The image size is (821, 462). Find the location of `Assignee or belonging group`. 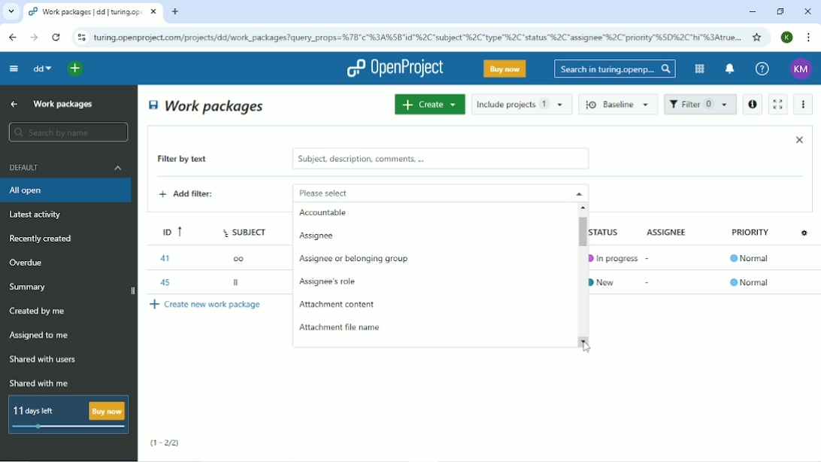

Assignee or belonging group is located at coordinates (354, 259).